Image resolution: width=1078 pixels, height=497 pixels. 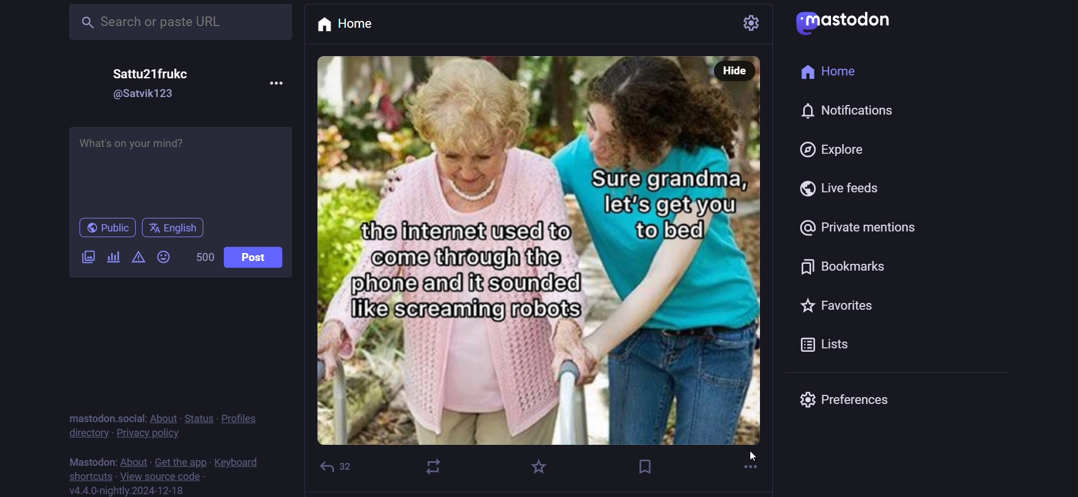 What do you see at coordinates (164, 415) in the screenshot?
I see `about` at bounding box center [164, 415].